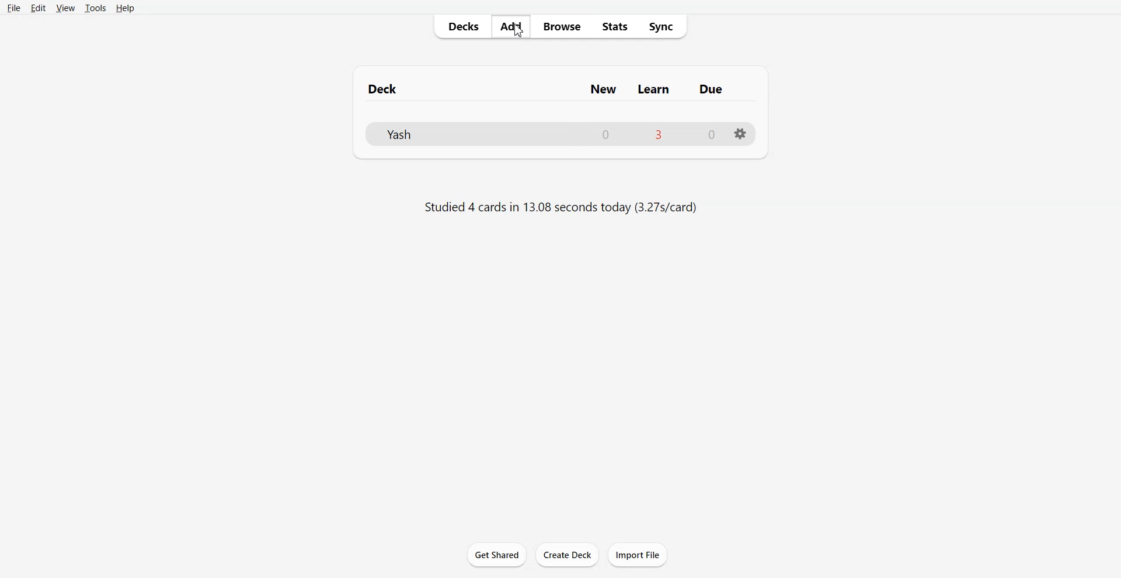  I want to click on Browse, so click(562, 26).